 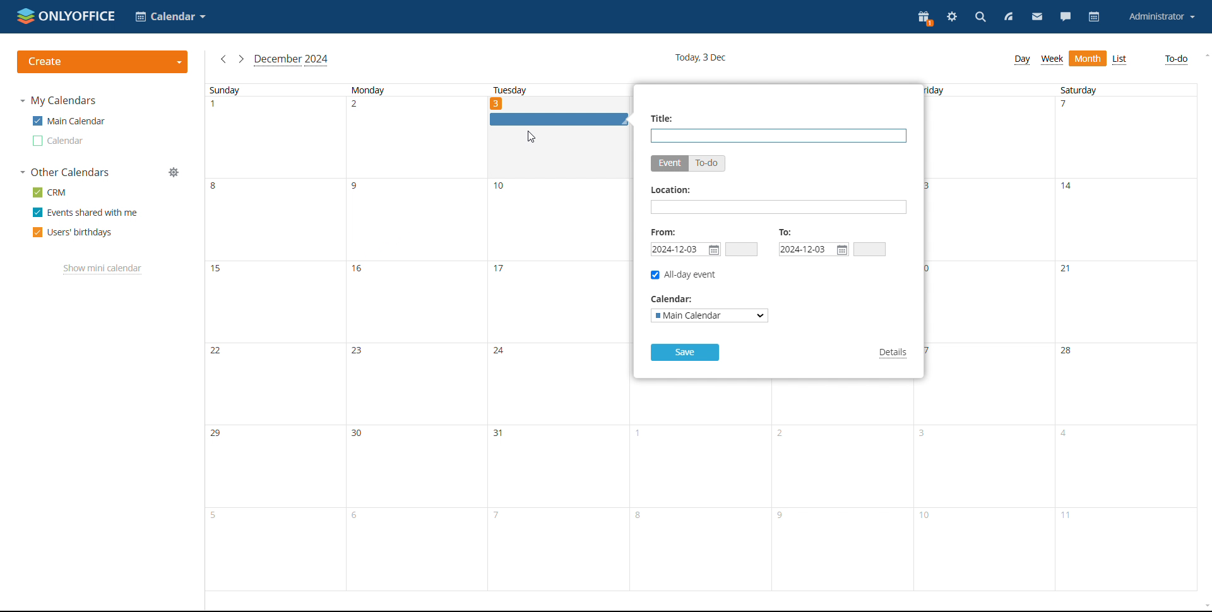 What do you see at coordinates (683, 274) in the screenshot?
I see `all-day event checkbox` at bounding box center [683, 274].